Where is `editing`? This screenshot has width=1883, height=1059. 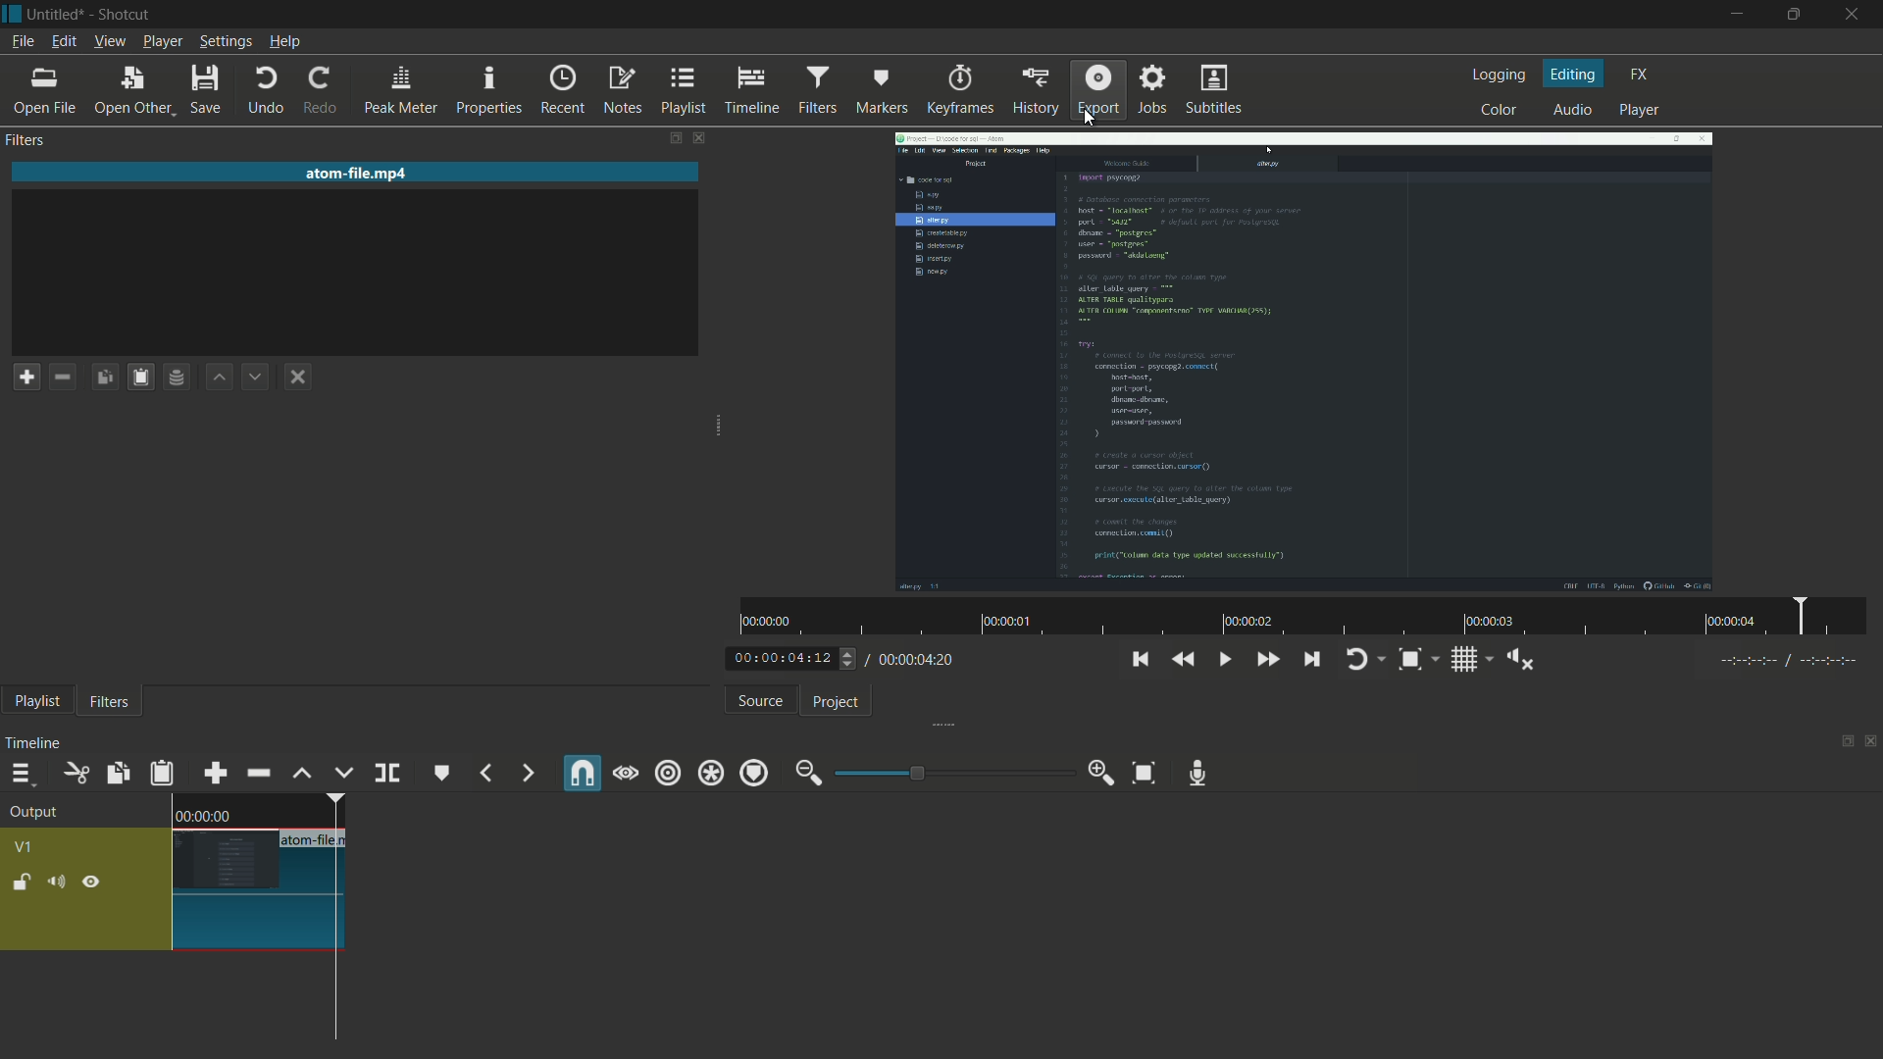 editing is located at coordinates (1575, 75).